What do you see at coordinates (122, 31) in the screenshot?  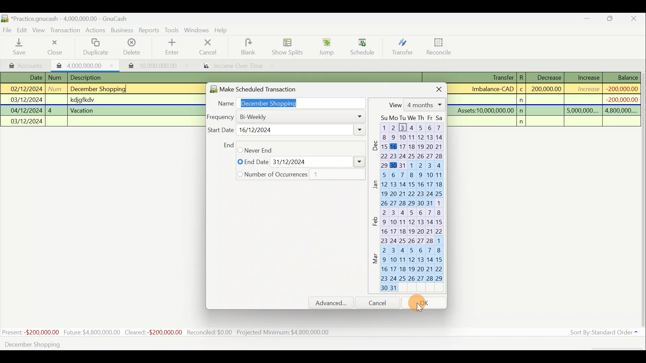 I see `Business` at bounding box center [122, 31].